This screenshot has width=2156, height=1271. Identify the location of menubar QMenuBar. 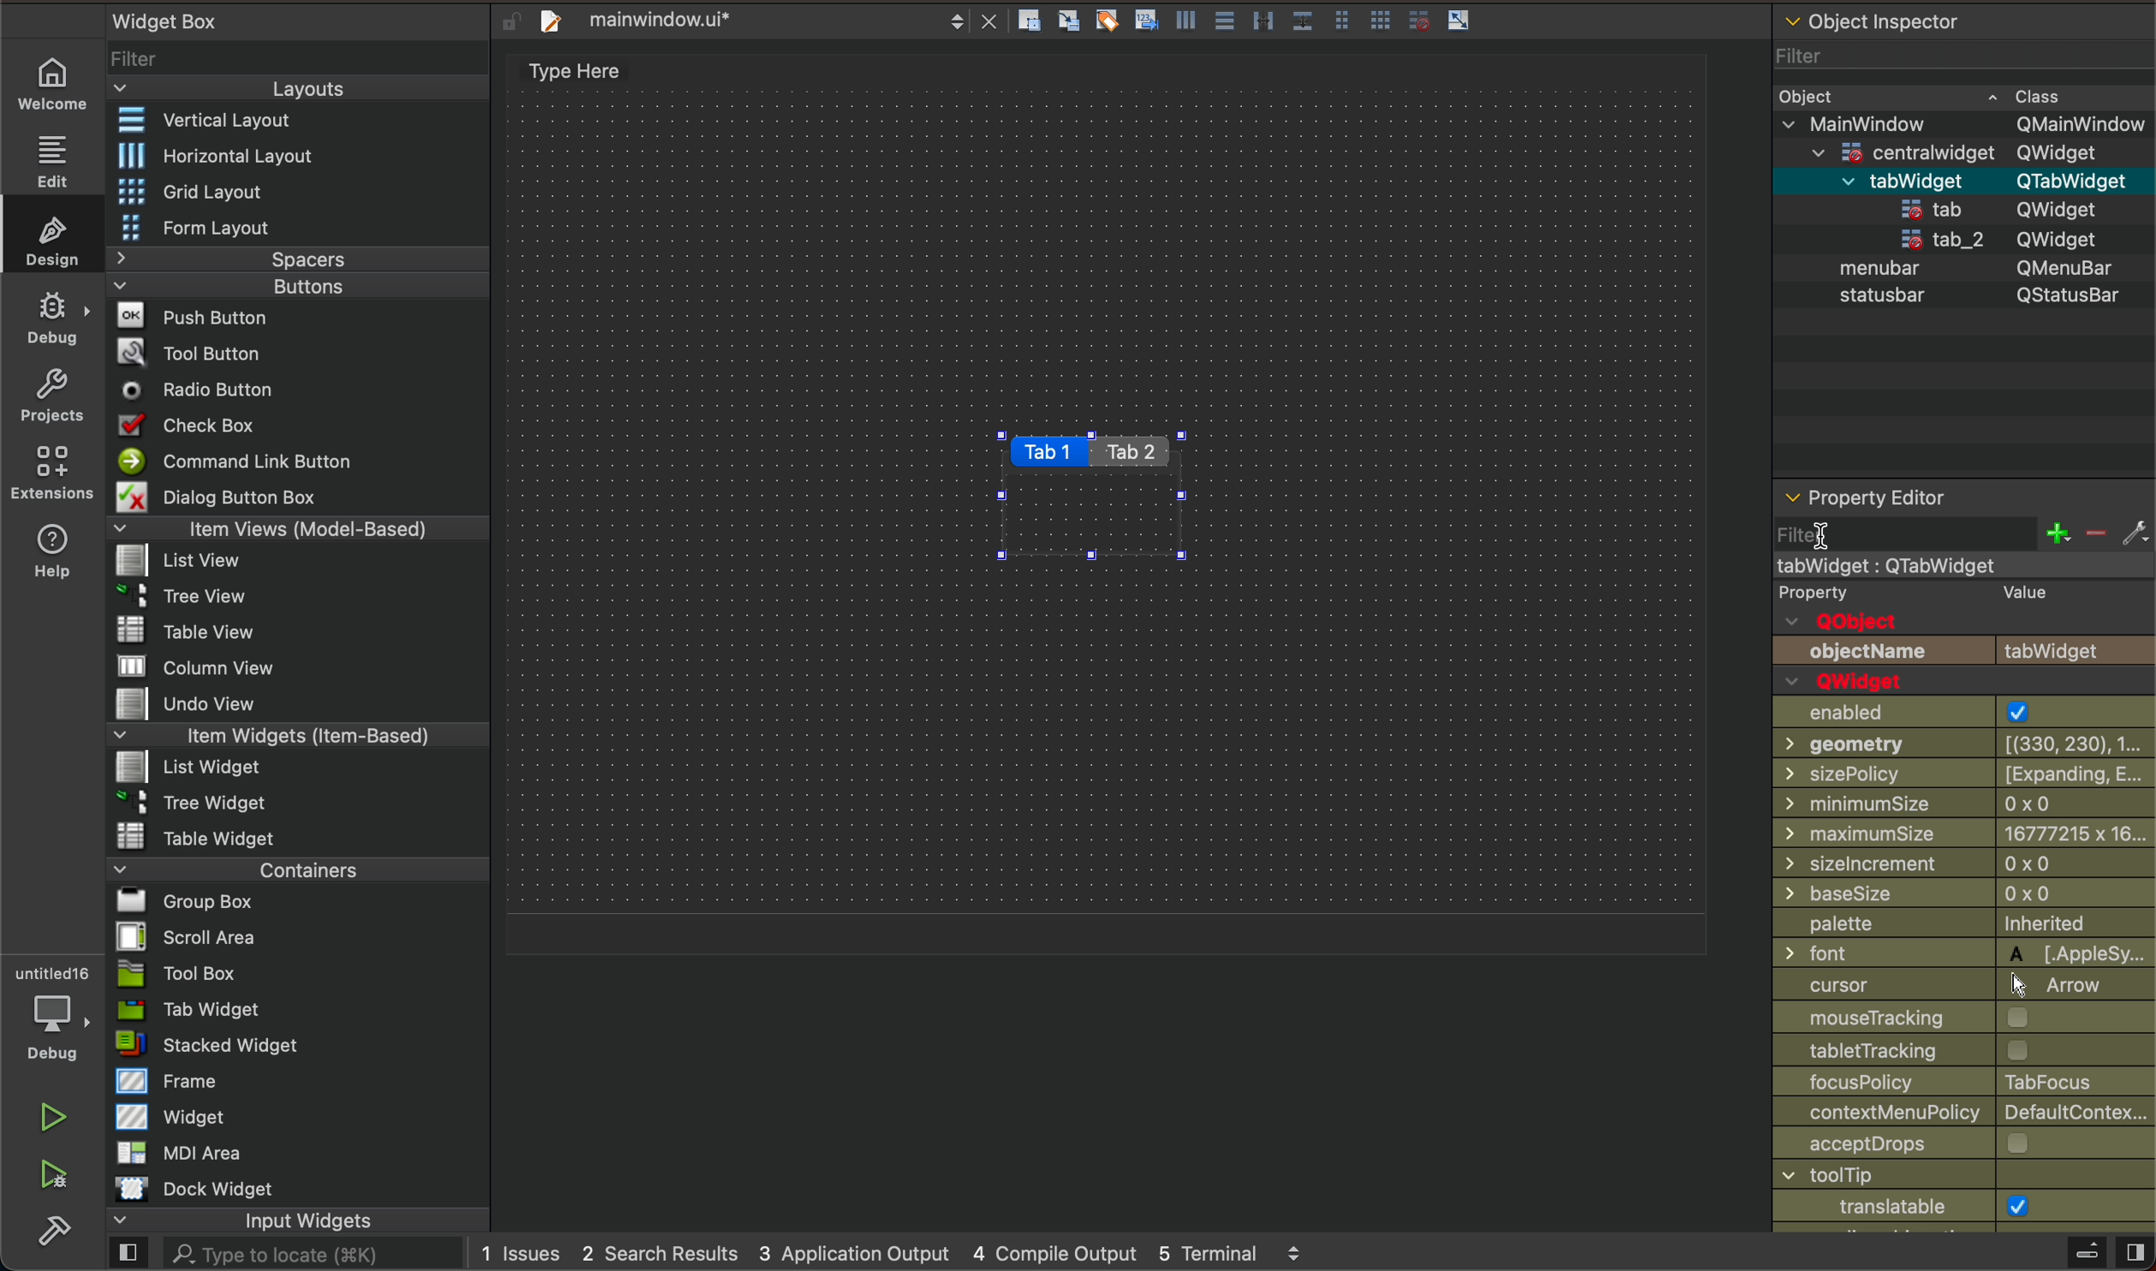
(1960, 179).